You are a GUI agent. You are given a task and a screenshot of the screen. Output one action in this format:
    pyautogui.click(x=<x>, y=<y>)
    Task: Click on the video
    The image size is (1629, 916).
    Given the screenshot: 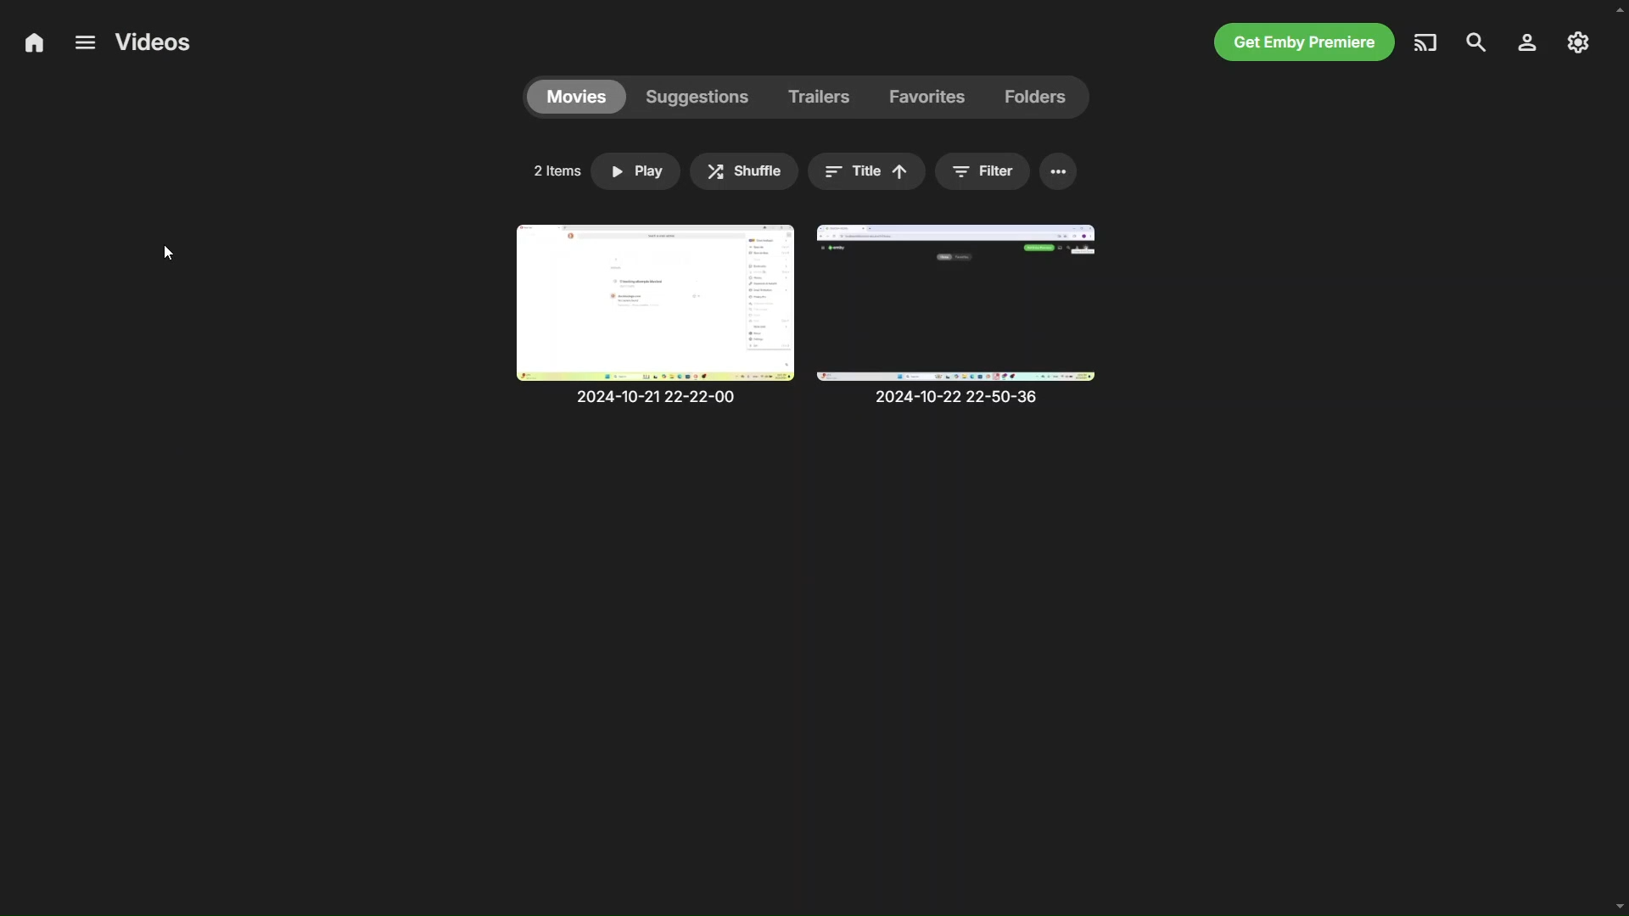 What is the action you would take?
    pyautogui.click(x=973, y=319)
    